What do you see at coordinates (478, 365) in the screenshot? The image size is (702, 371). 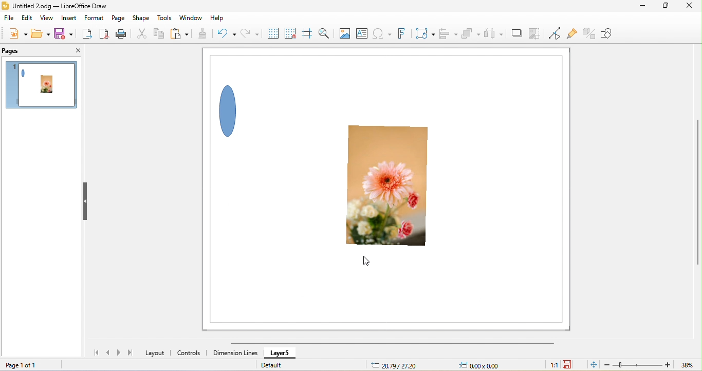 I see `0.00x0.00` at bounding box center [478, 365].